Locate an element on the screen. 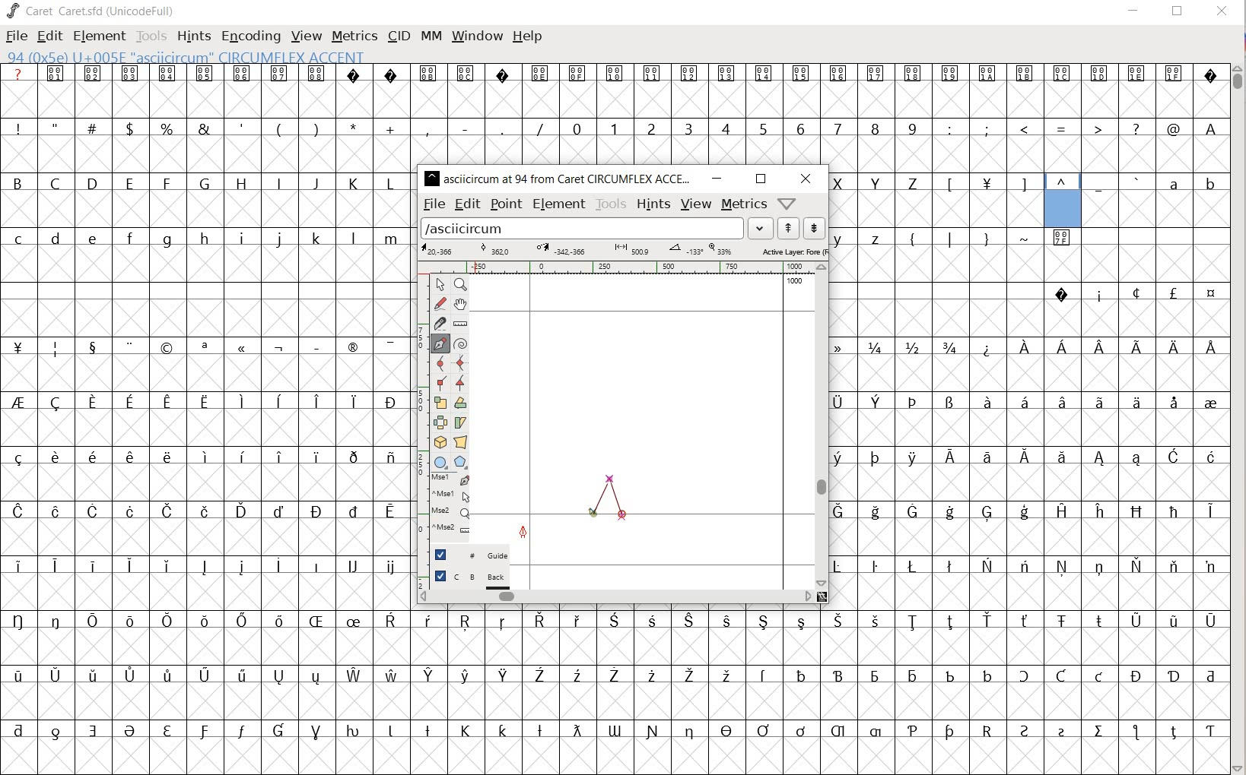 Image resolution: width=1246 pixels, height=775 pixels. glyph characters is located at coordinates (822, 114).